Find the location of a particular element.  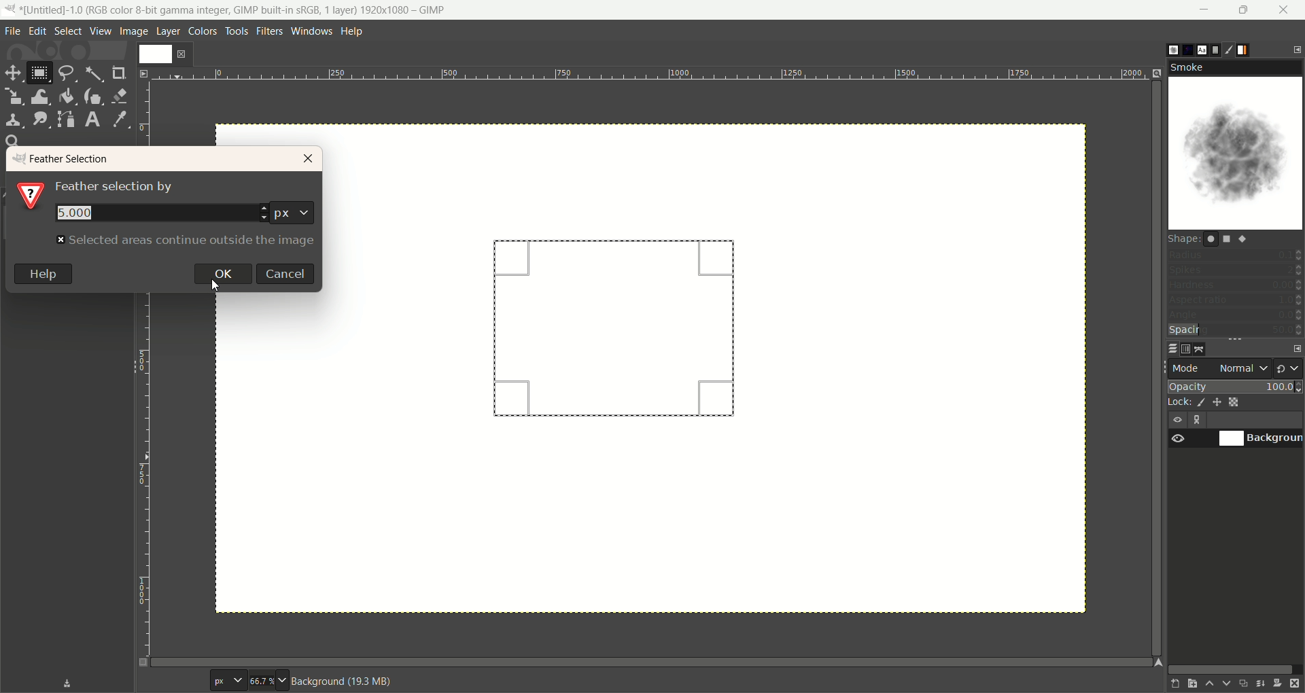

feather selection is located at coordinates (71, 161).